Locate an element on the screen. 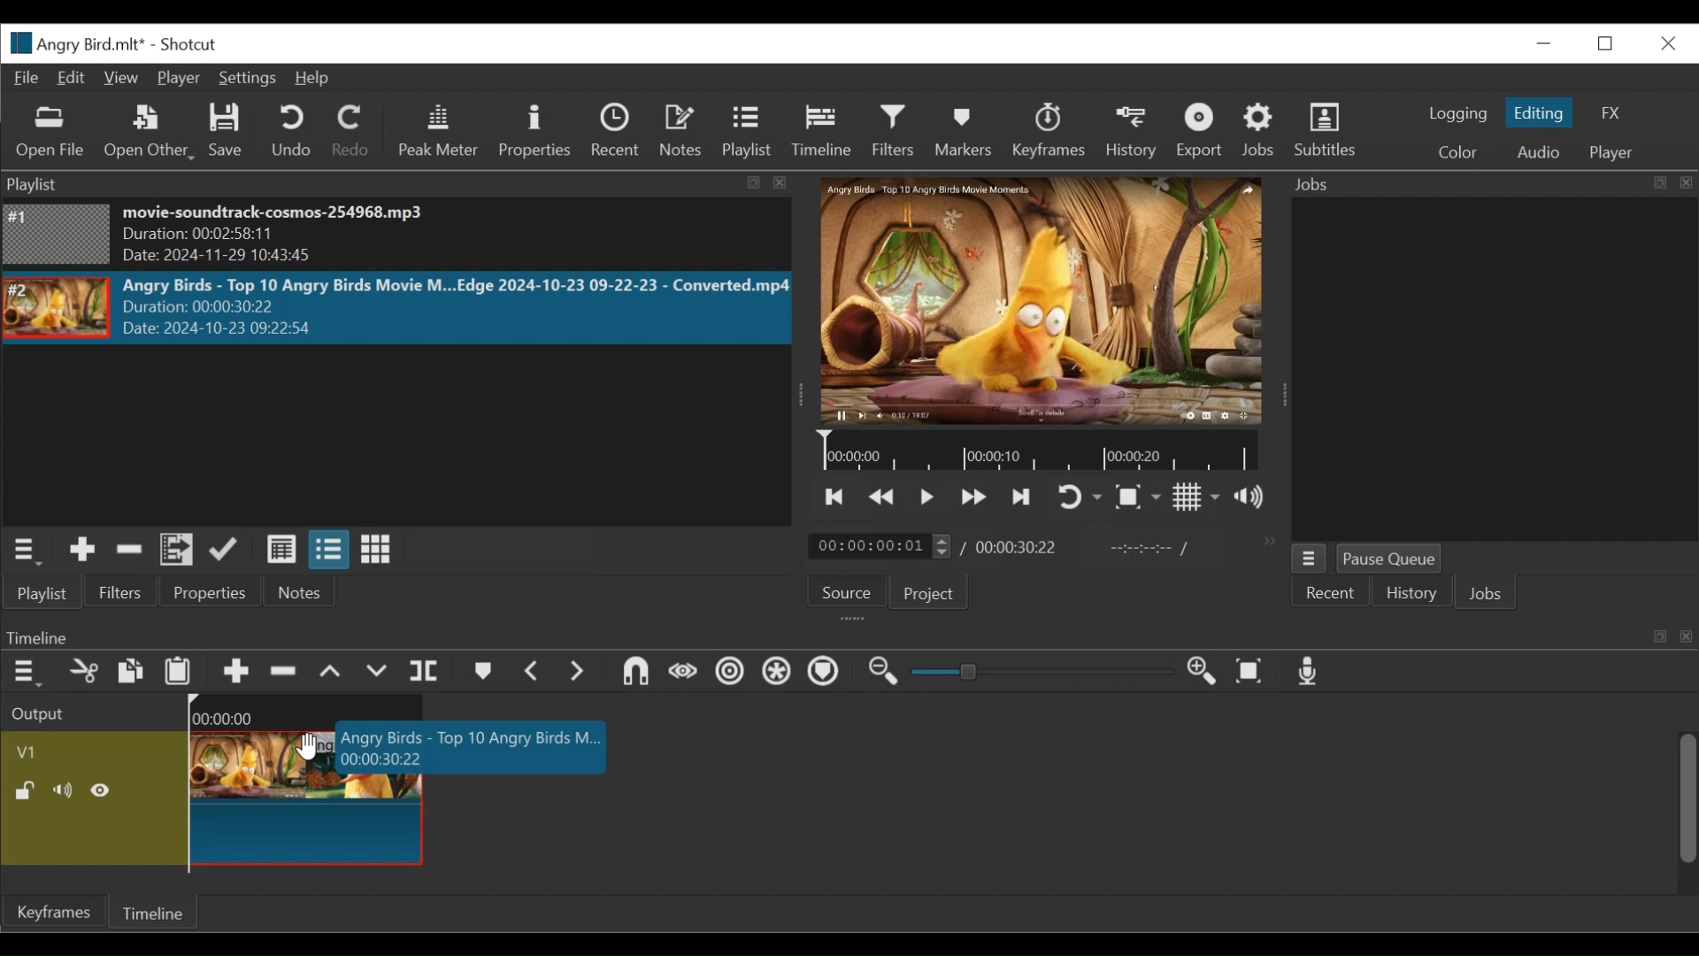 The width and height of the screenshot is (1699, 956). 00:00:00(Timeline) is located at coordinates (311, 712).